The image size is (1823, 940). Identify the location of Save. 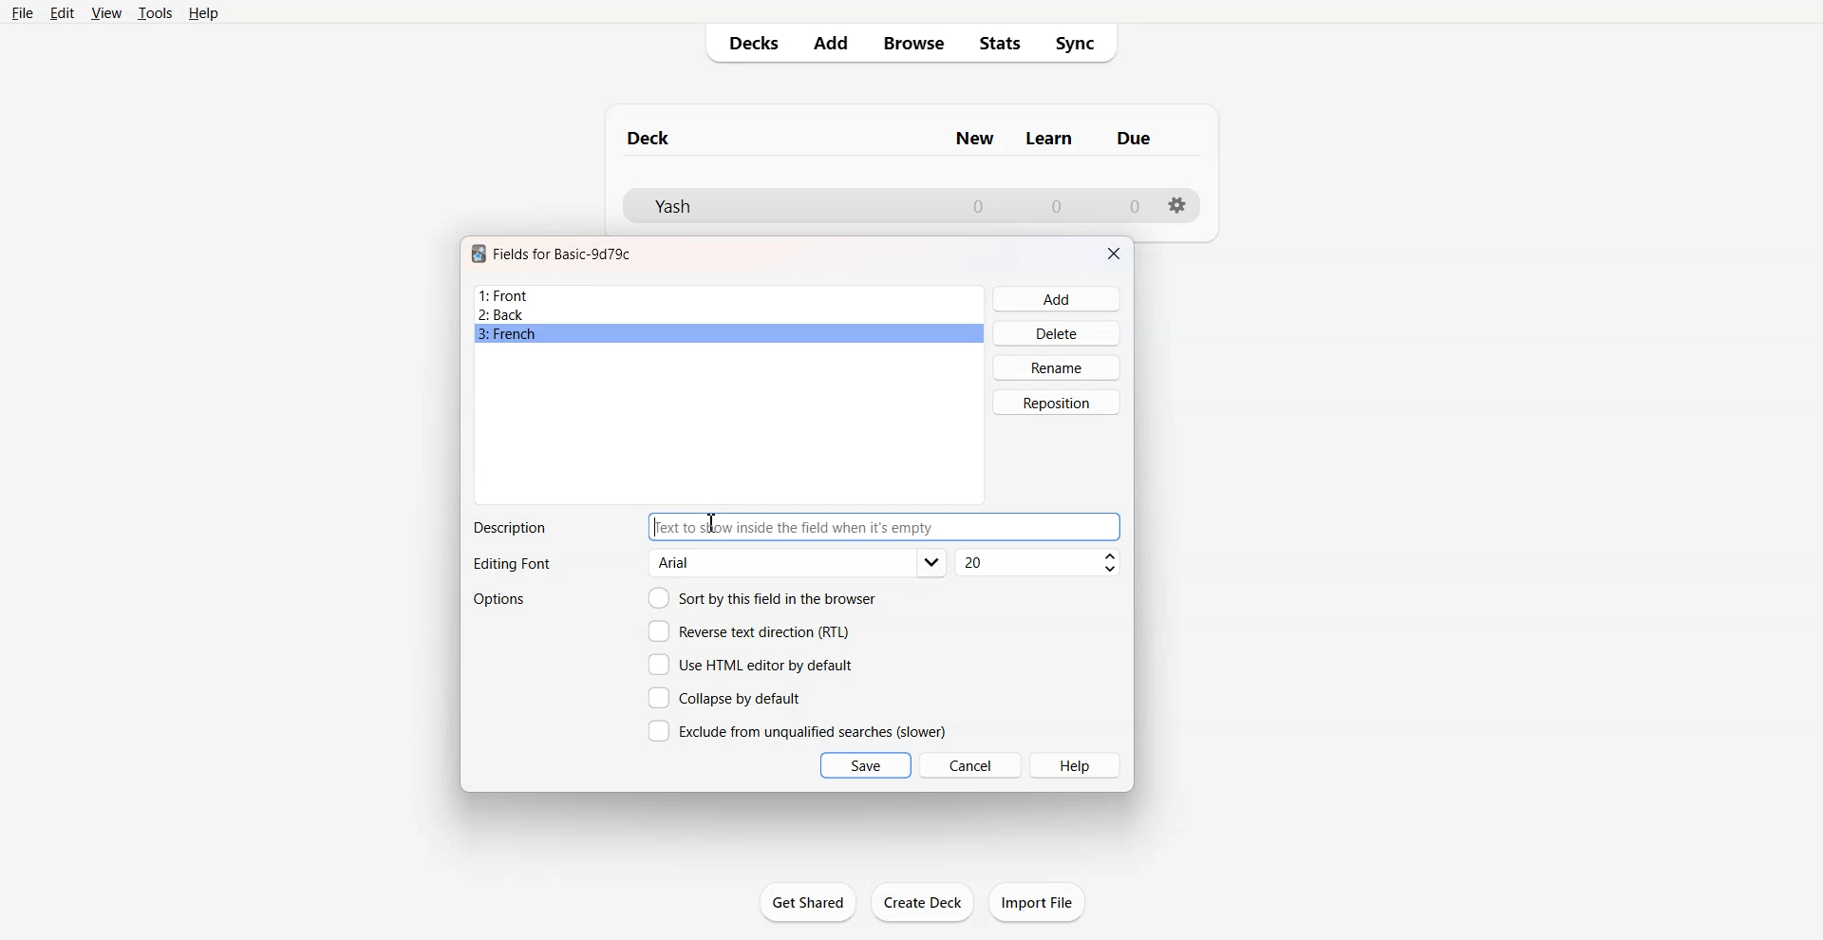
(866, 765).